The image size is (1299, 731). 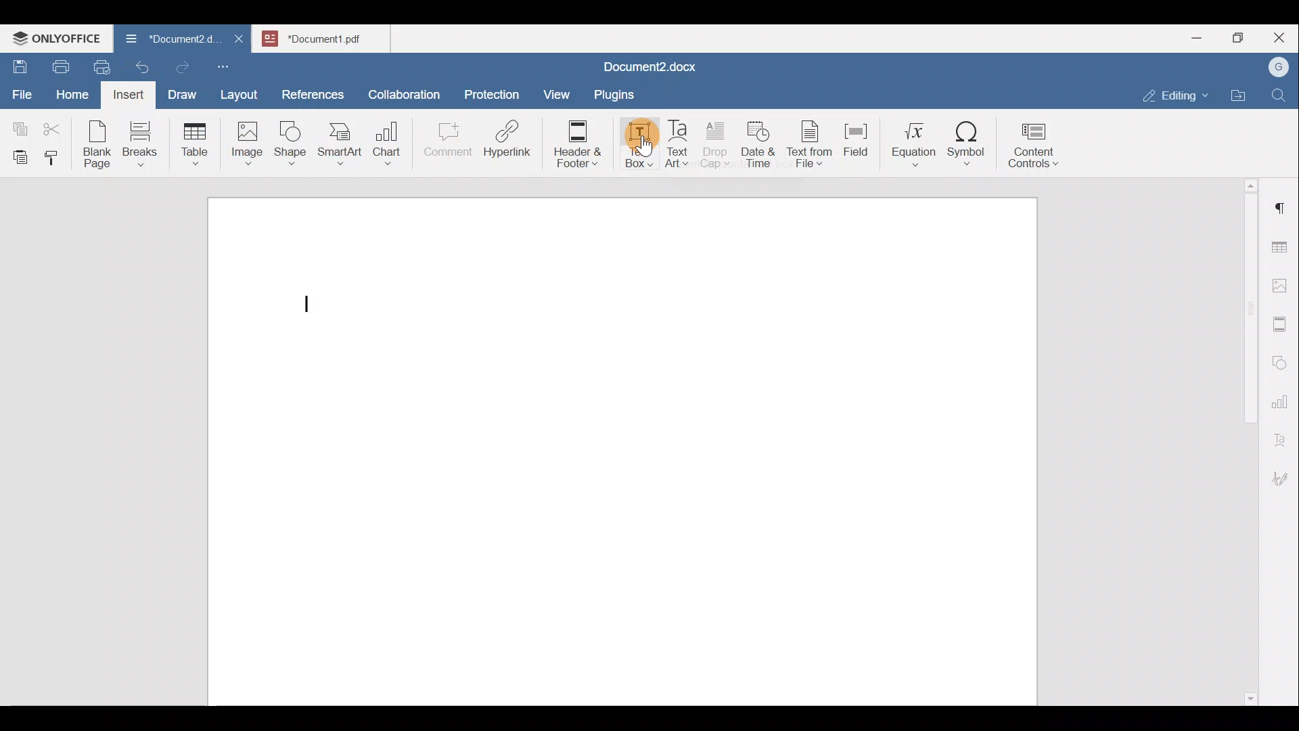 I want to click on Paragraph settings, so click(x=1281, y=202).